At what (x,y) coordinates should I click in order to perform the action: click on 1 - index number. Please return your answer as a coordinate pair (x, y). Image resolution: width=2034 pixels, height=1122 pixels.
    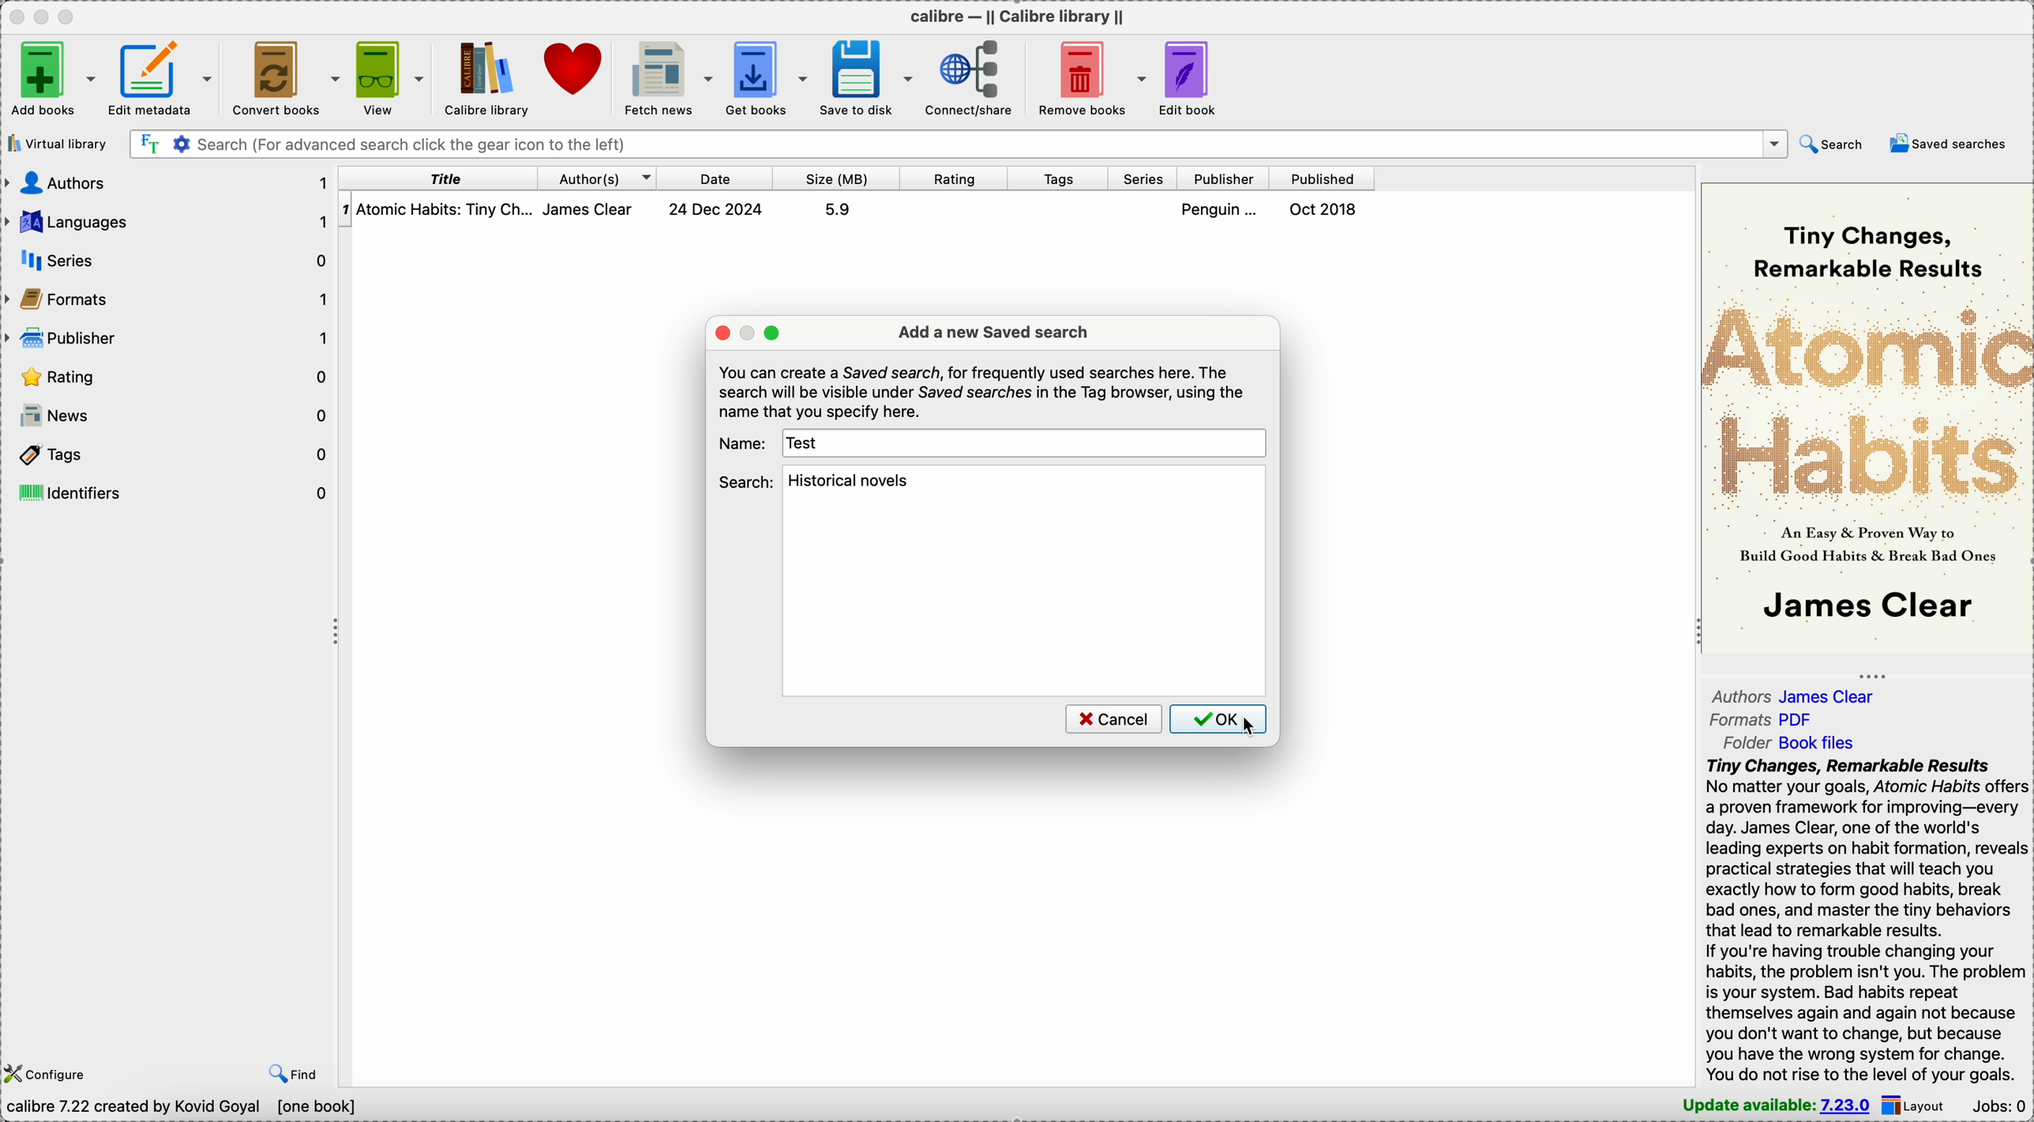
    Looking at the image, I should click on (345, 209).